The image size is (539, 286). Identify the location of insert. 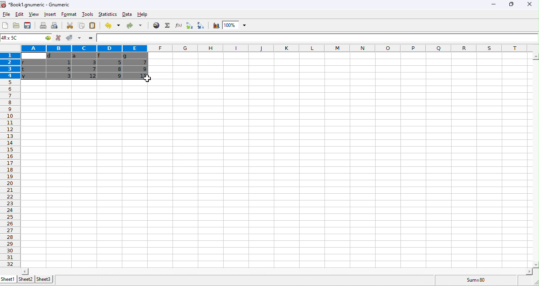
(49, 14).